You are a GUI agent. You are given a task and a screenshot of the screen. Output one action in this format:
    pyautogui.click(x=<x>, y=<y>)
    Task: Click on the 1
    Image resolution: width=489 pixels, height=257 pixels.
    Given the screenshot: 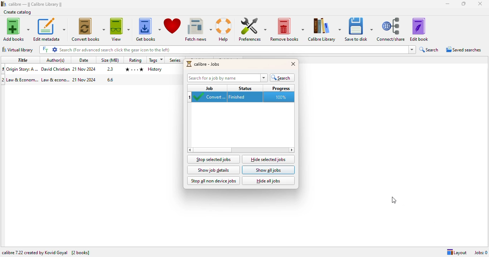 What is the action you would take?
    pyautogui.click(x=3, y=69)
    